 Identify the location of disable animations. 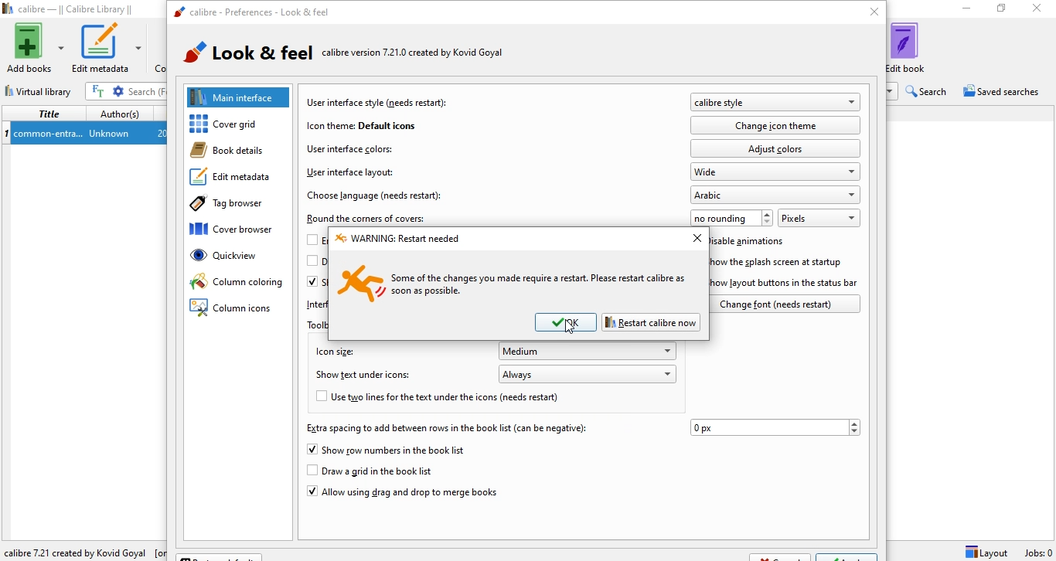
(754, 242).